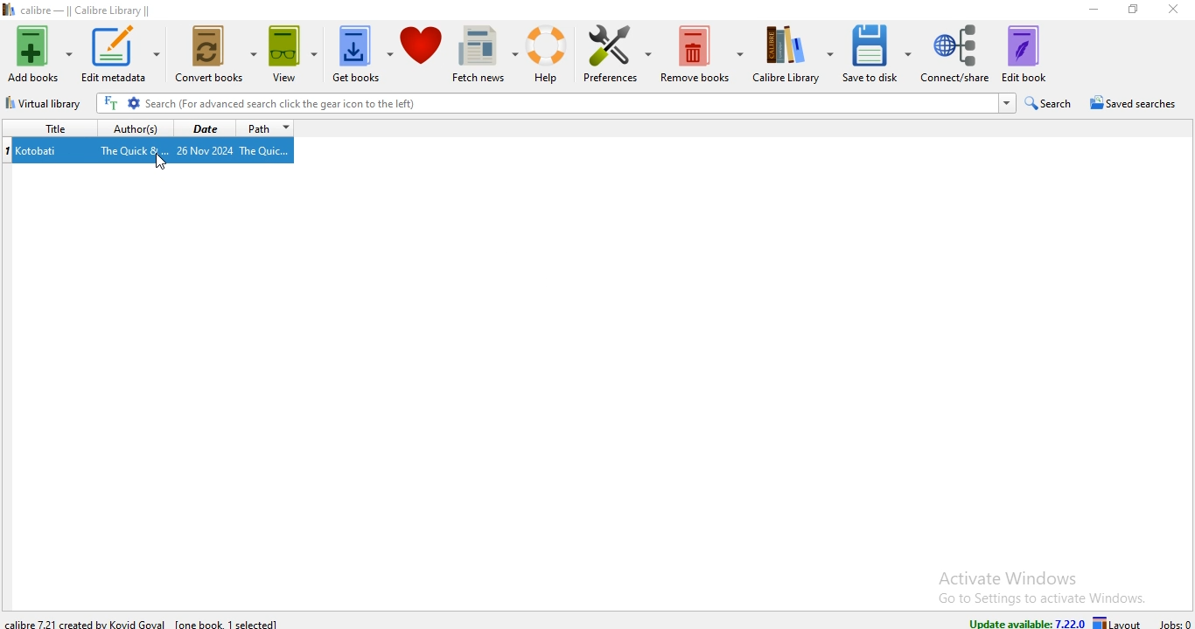  I want to click on minimise, so click(1087, 11).